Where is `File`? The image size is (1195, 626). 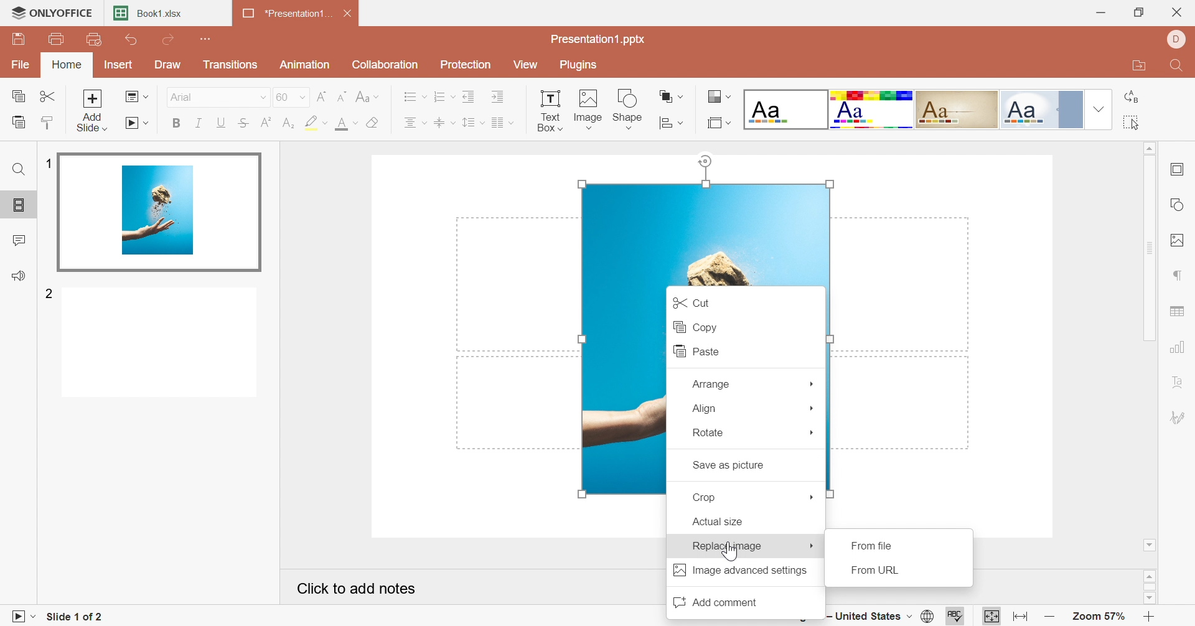
File is located at coordinates (23, 63).